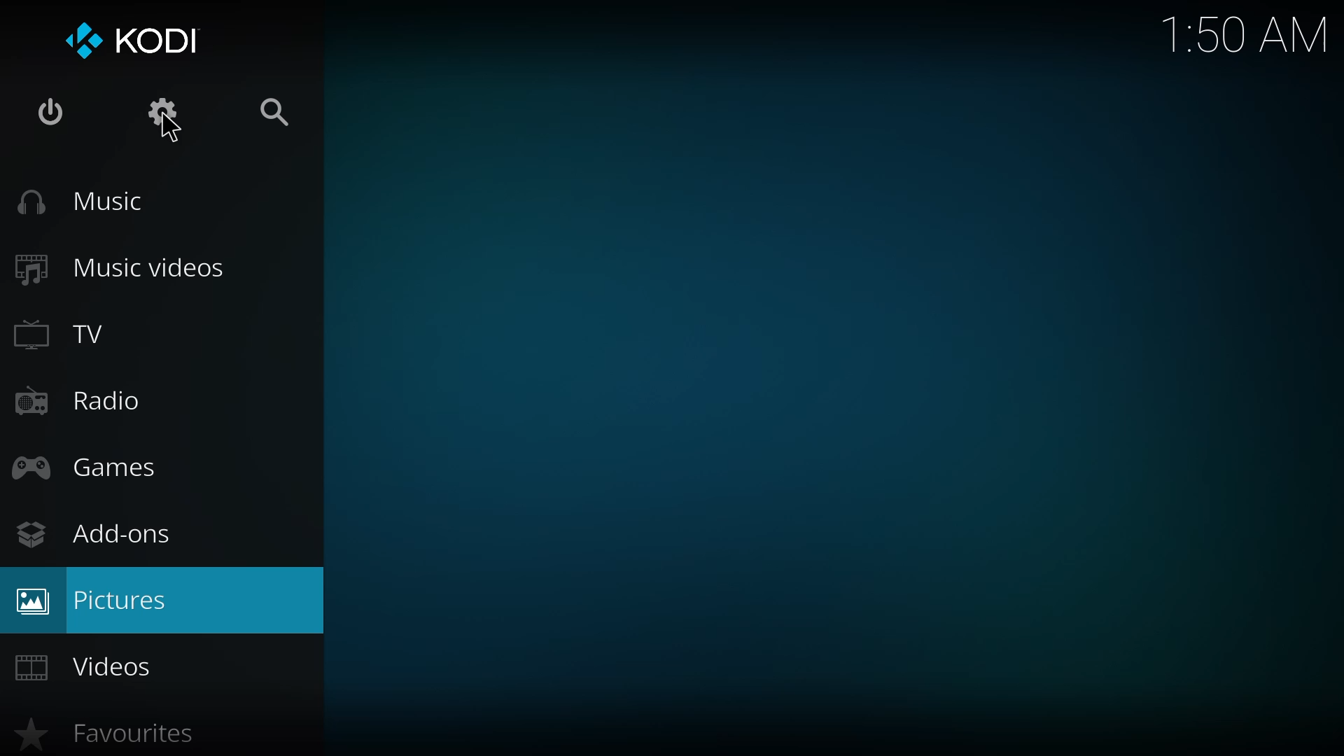 The image size is (1344, 756). What do you see at coordinates (132, 38) in the screenshot?
I see `kodi` at bounding box center [132, 38].